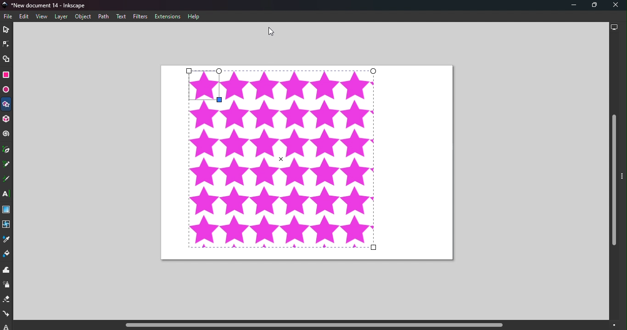 This screenshot has height=330, width=627. I want to click on Text, so click(121, 16).